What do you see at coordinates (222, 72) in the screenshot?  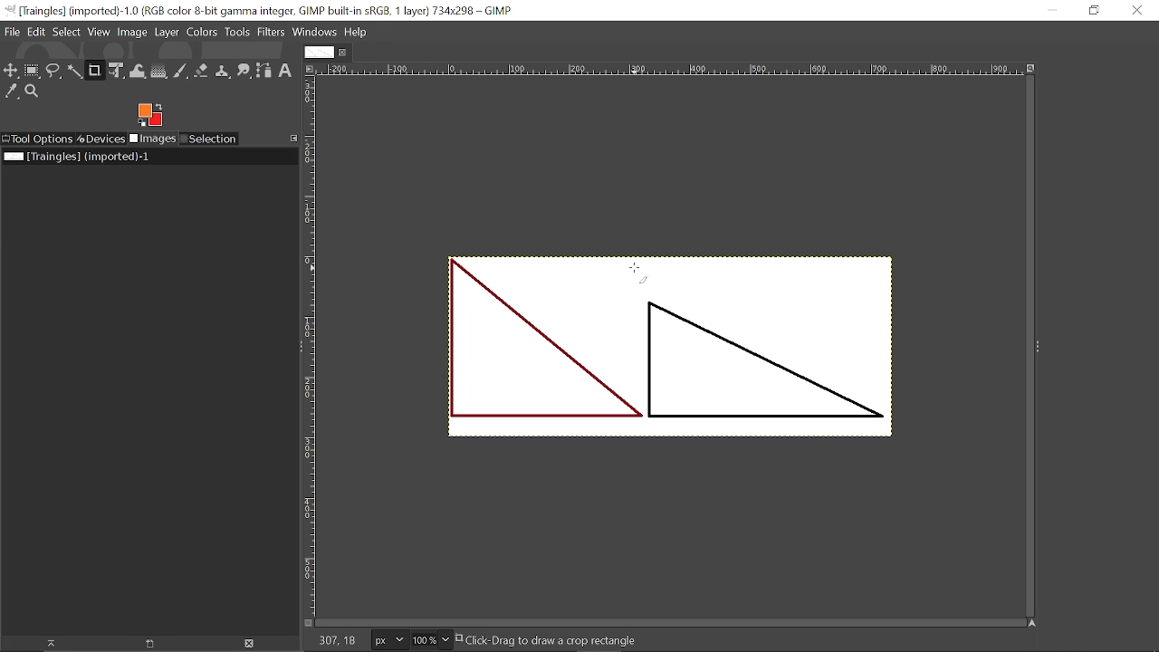 I see `clone tool ` at bounding box center [222, 72].